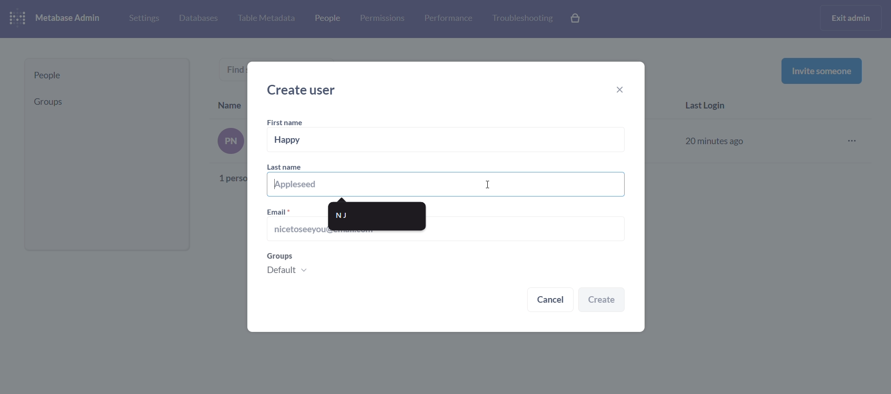 This screenshot has height=394, width=891. What do you see at coordinates (382, 19) in the screenshot?
I see `permissions` at bounding box center [382, 19].